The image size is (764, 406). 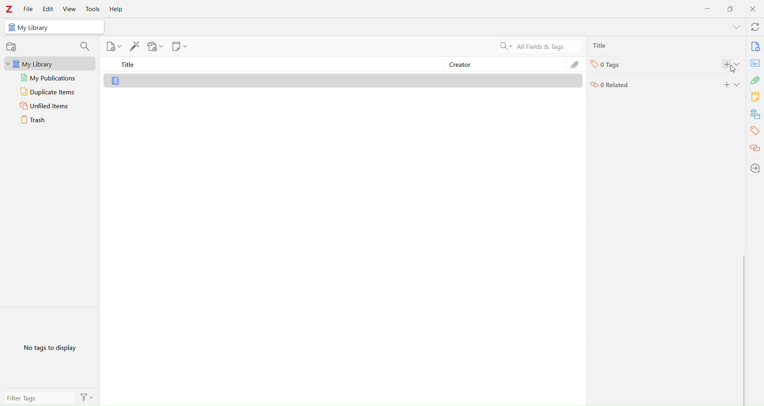 What do you see at coordinates (46, 107) in the screenshot?
I see `Unfiled Items` at bounding box center [46, 107].